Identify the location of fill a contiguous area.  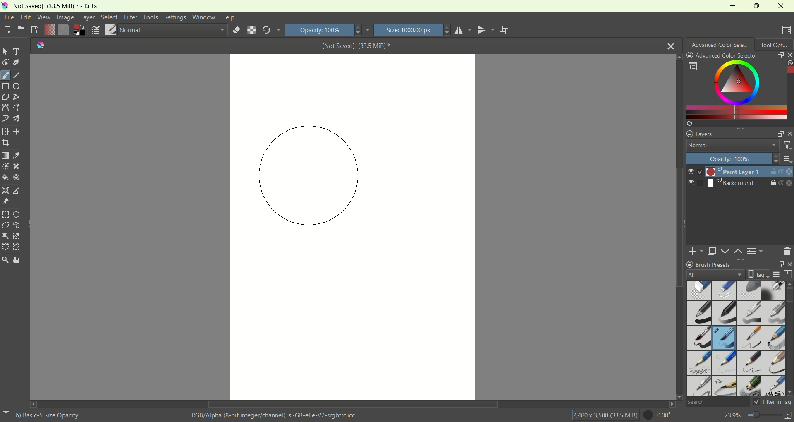
(5, 177).